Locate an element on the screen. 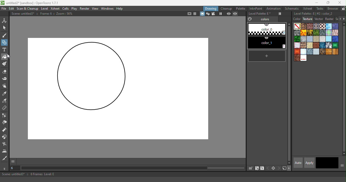 This screenshot has width=346, height=182. Browser is located at coordinates (332, 9).